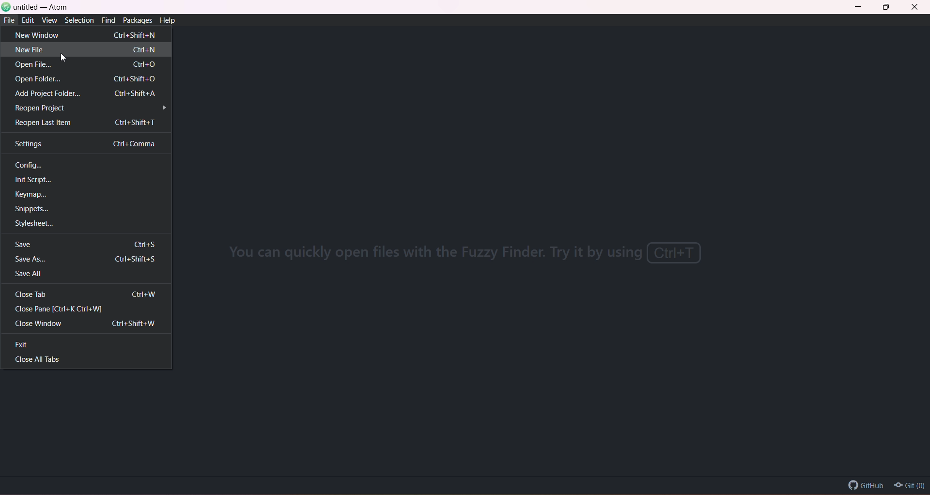 This screenshot has height=495, width=930. Describe the element at coordinates (169, 20) in the screenshot. I see `Help` at that location.